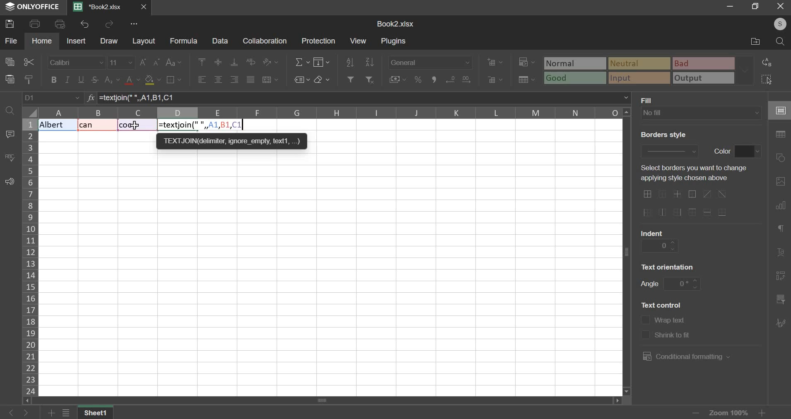 The width and height of the screenshot is (791, 419). What do you see at coordinates (451, 78) in the screenshot?
I see `increase decimals` at bounding box center [451, 78].